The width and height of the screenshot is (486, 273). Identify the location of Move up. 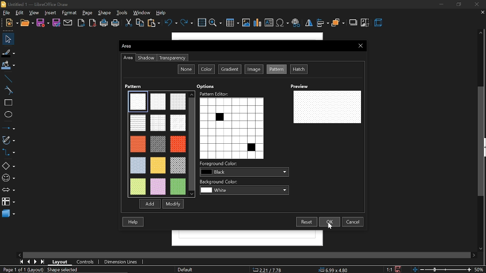
(481, 33).